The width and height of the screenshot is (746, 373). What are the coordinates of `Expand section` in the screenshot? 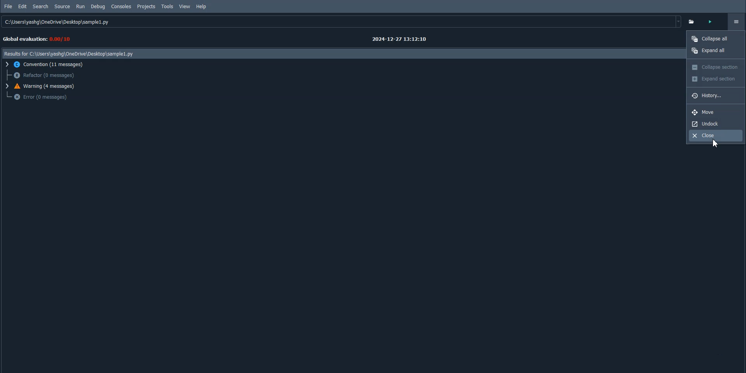 It's located at (716, 79).